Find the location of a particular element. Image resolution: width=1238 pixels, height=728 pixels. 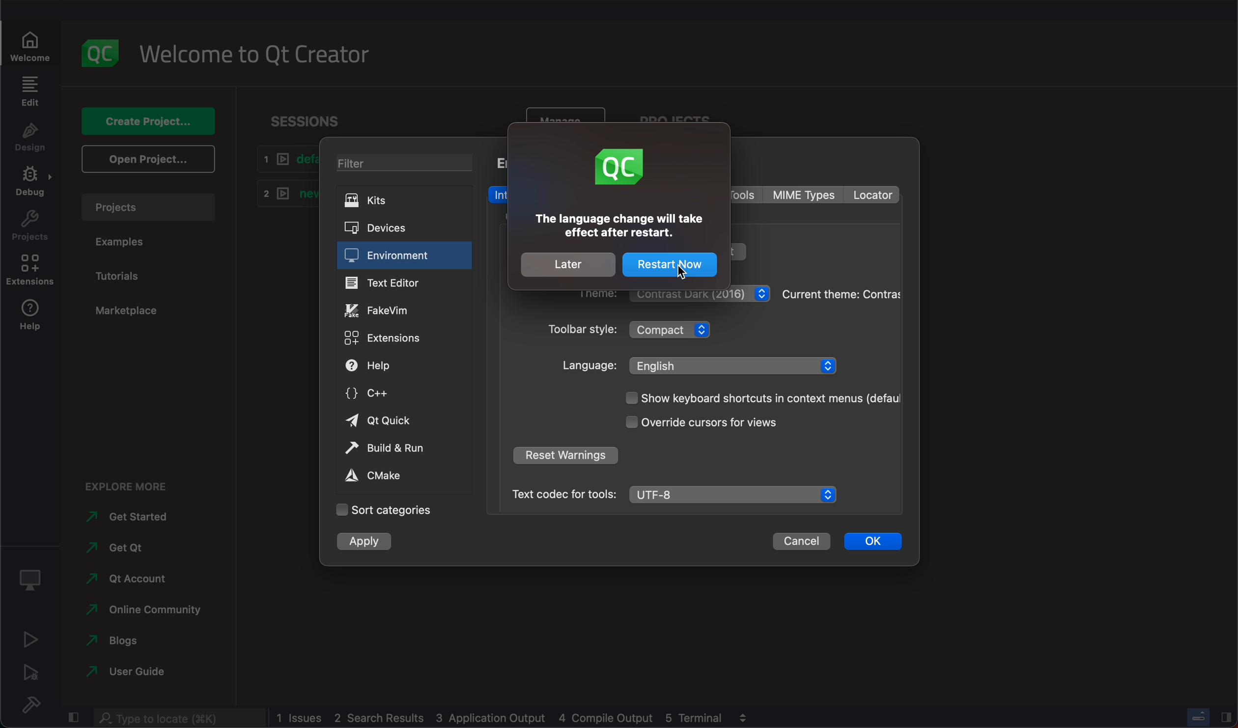

project is located at coordinates (674, 115).